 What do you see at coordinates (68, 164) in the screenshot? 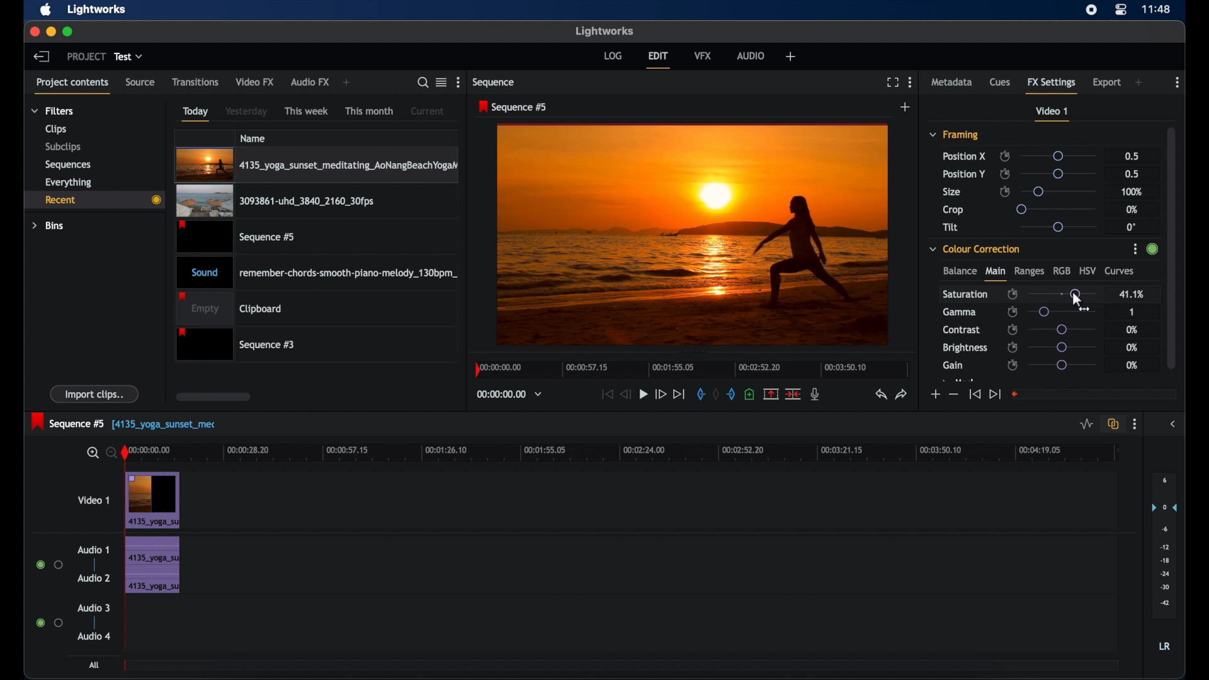
I see `sequences` at bounding box center [68, 164].